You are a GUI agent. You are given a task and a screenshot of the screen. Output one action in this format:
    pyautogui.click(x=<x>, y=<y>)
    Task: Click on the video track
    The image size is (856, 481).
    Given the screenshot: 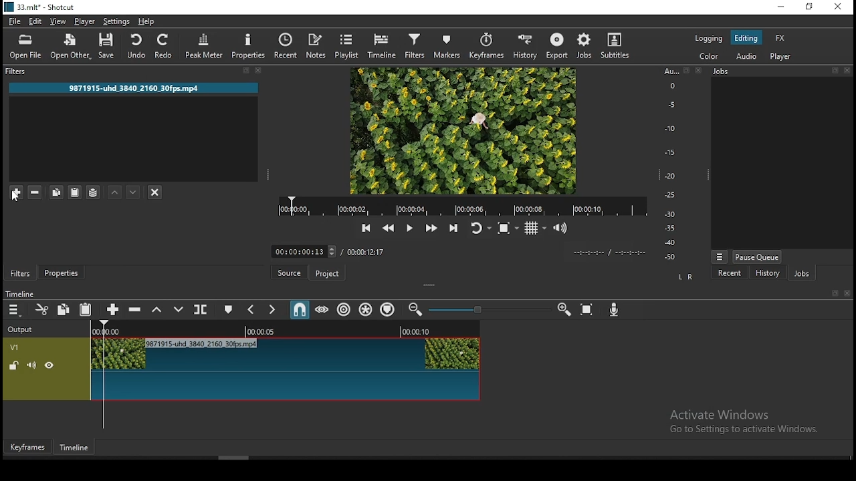 What is the action you would take?
    pyautogui.click(x=245, y=369)
    